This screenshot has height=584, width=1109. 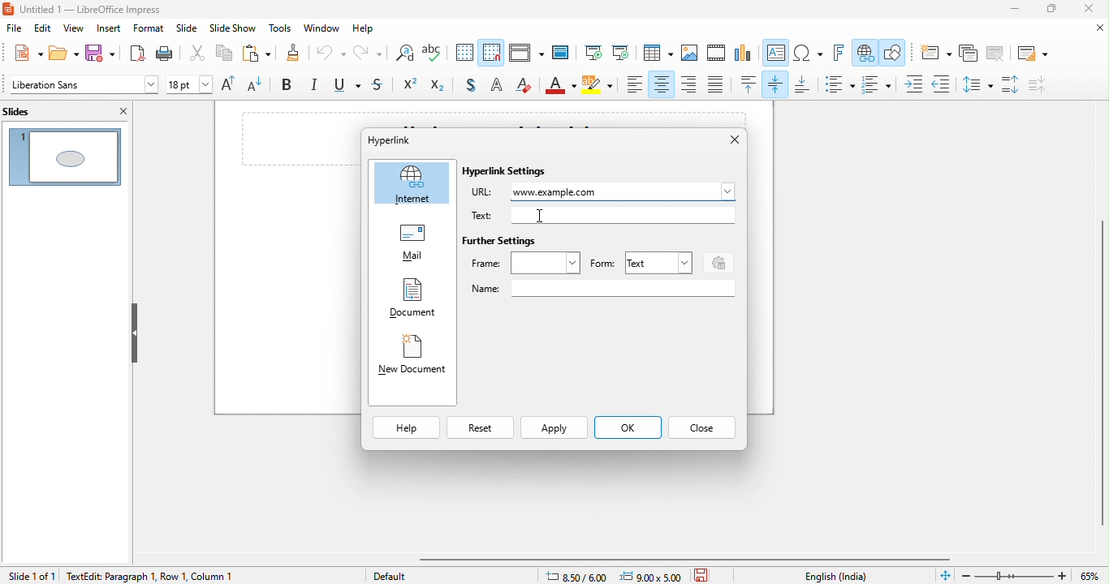 What do you see at coordinates (658, 54) in the screenshot?
I see `table` at bounding box center [658, 54].